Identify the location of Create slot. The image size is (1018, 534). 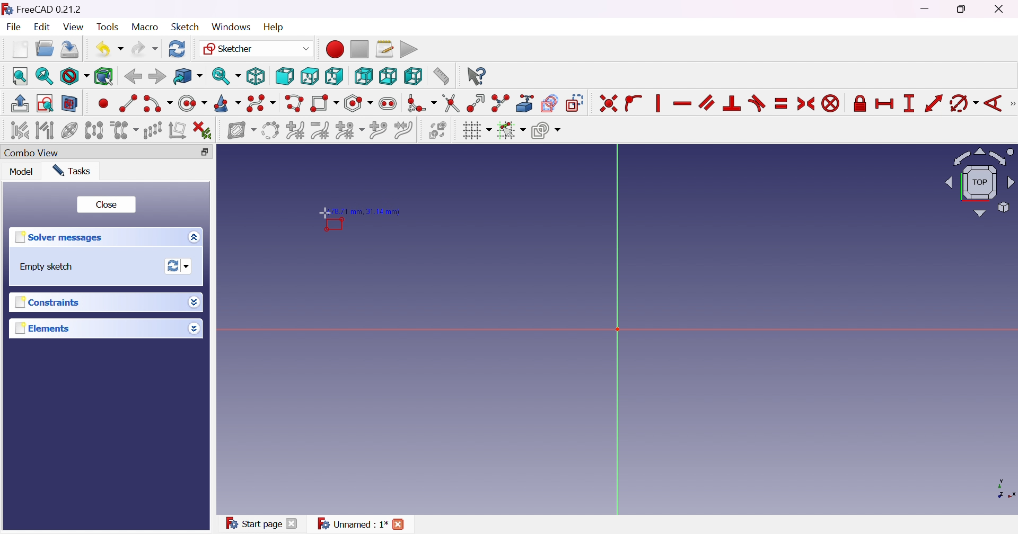
(389, 104).